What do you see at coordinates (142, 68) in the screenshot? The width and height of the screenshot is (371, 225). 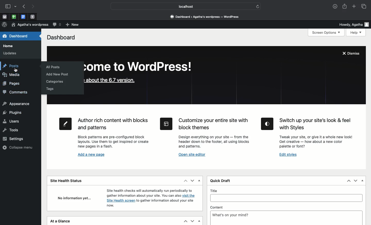 I see `come to Wordpress` at bounding box center [142, 68].